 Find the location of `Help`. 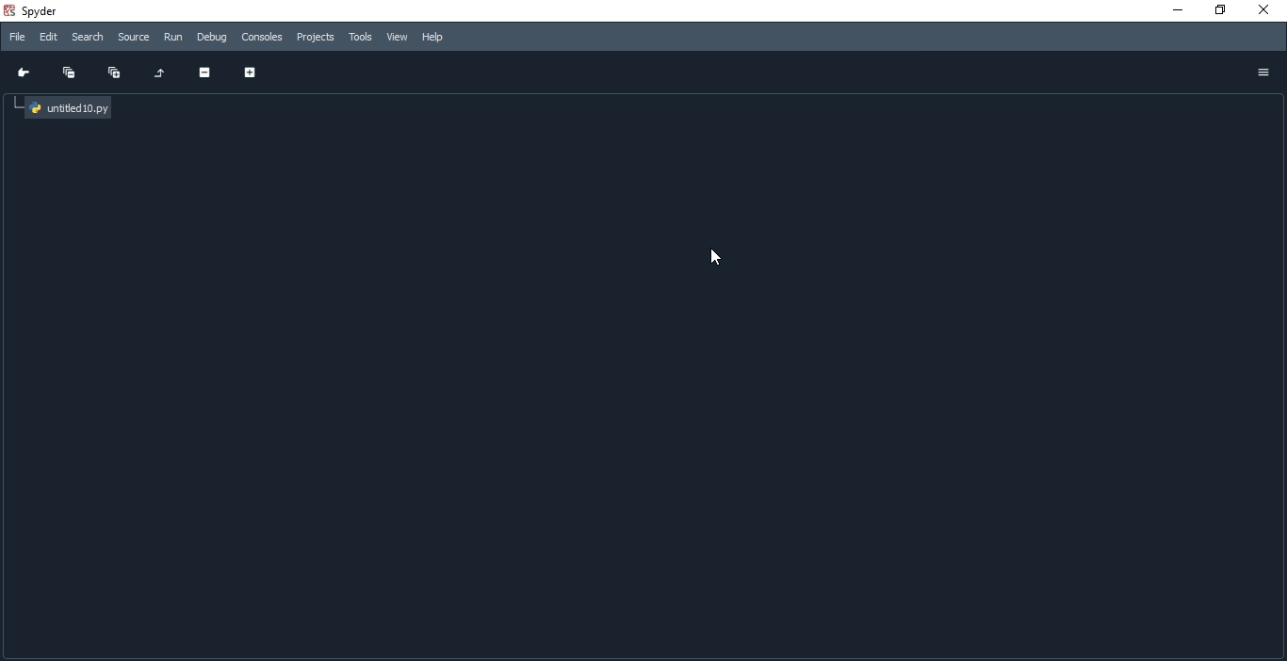

Help is located at coordinates (437, 38).